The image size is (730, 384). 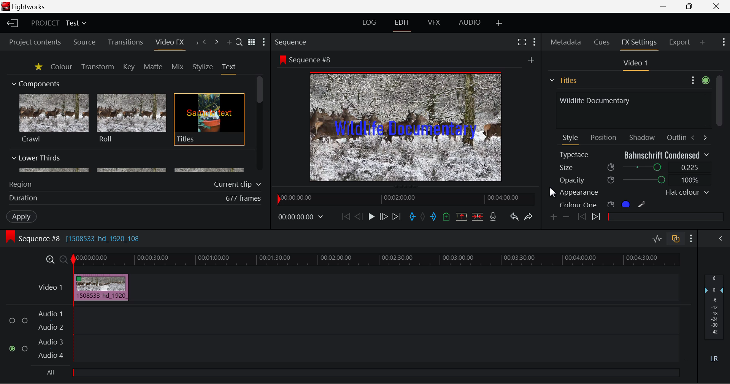 What do you see at coordinates (25, 321) in the screenshot?
I see `checkbox` at bounding box center [25, 321].